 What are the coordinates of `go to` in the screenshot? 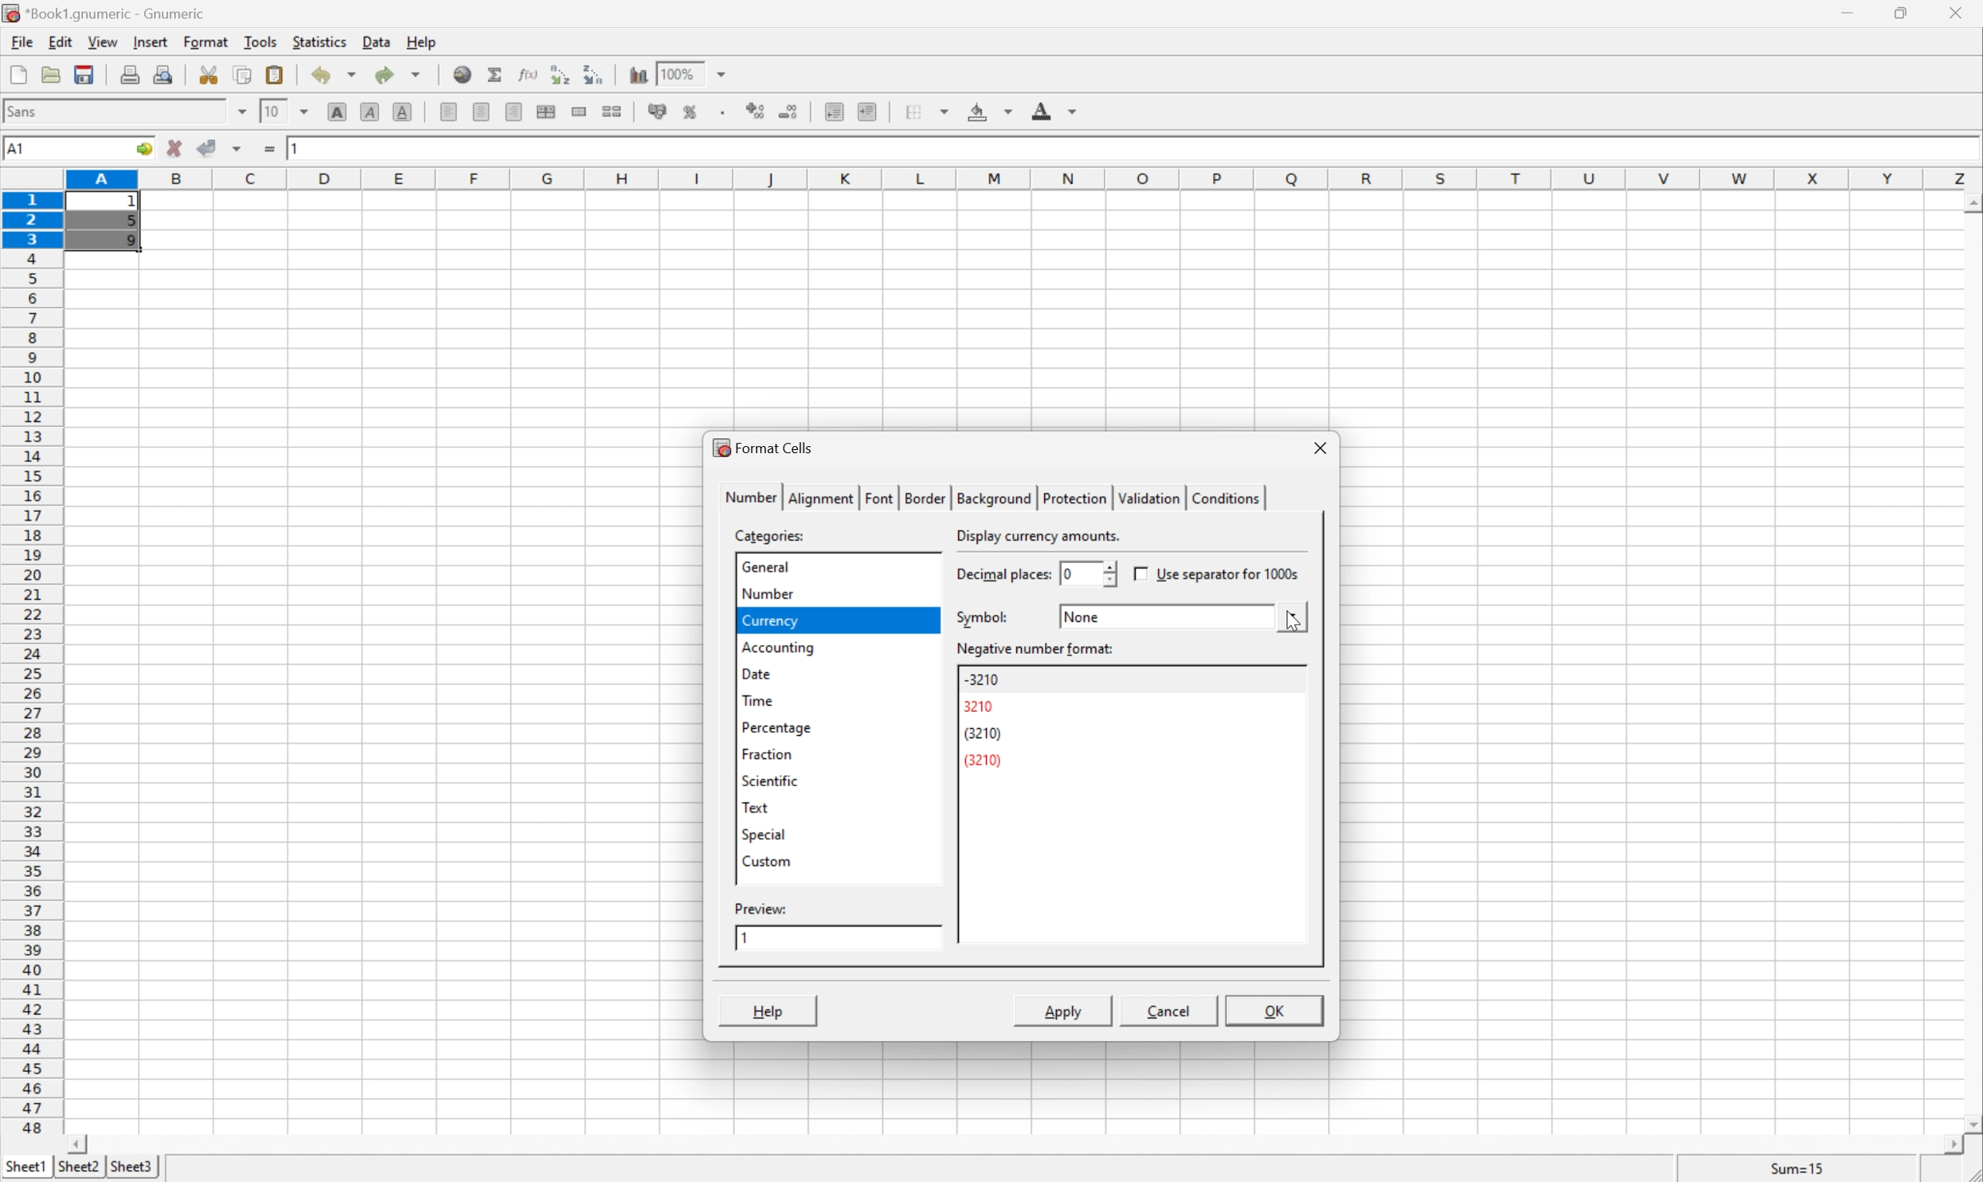 It's located at (144, 150).